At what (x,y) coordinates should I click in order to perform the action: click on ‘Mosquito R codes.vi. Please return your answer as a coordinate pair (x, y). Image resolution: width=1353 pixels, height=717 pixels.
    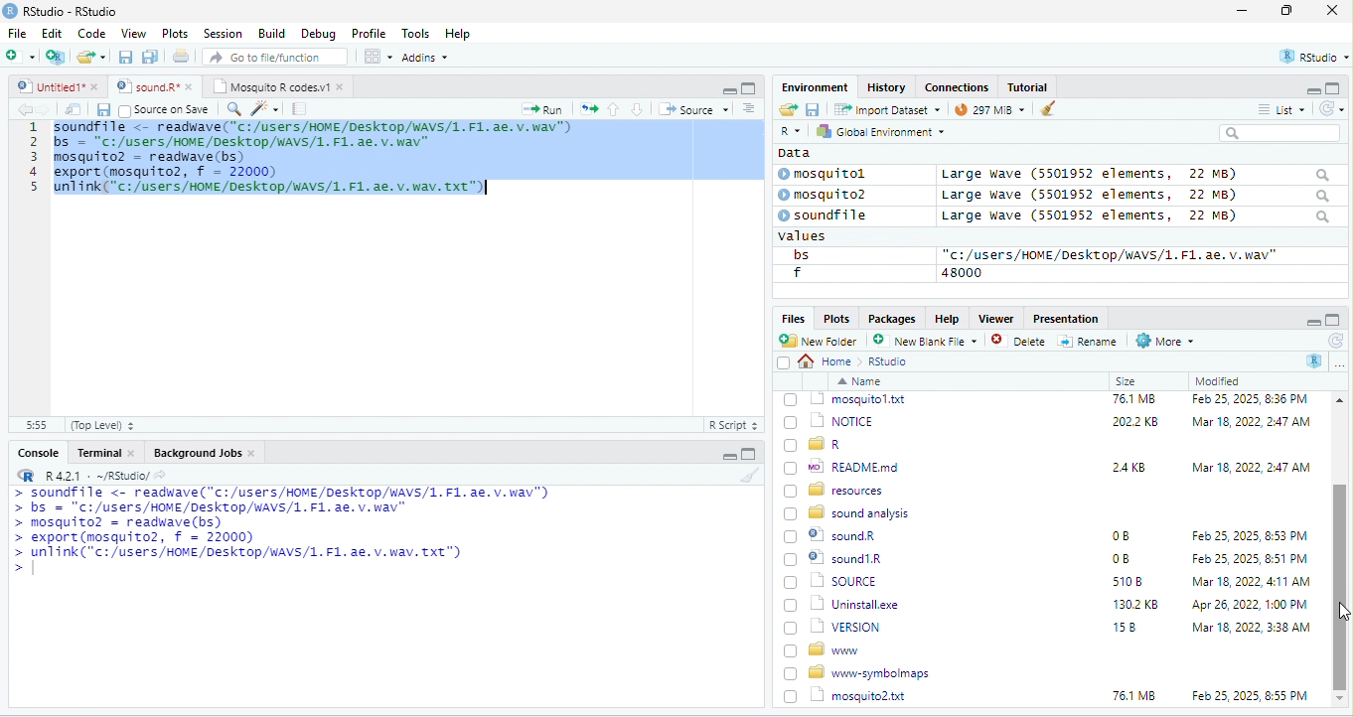
    Looking at the image, I should click on (149, 86).